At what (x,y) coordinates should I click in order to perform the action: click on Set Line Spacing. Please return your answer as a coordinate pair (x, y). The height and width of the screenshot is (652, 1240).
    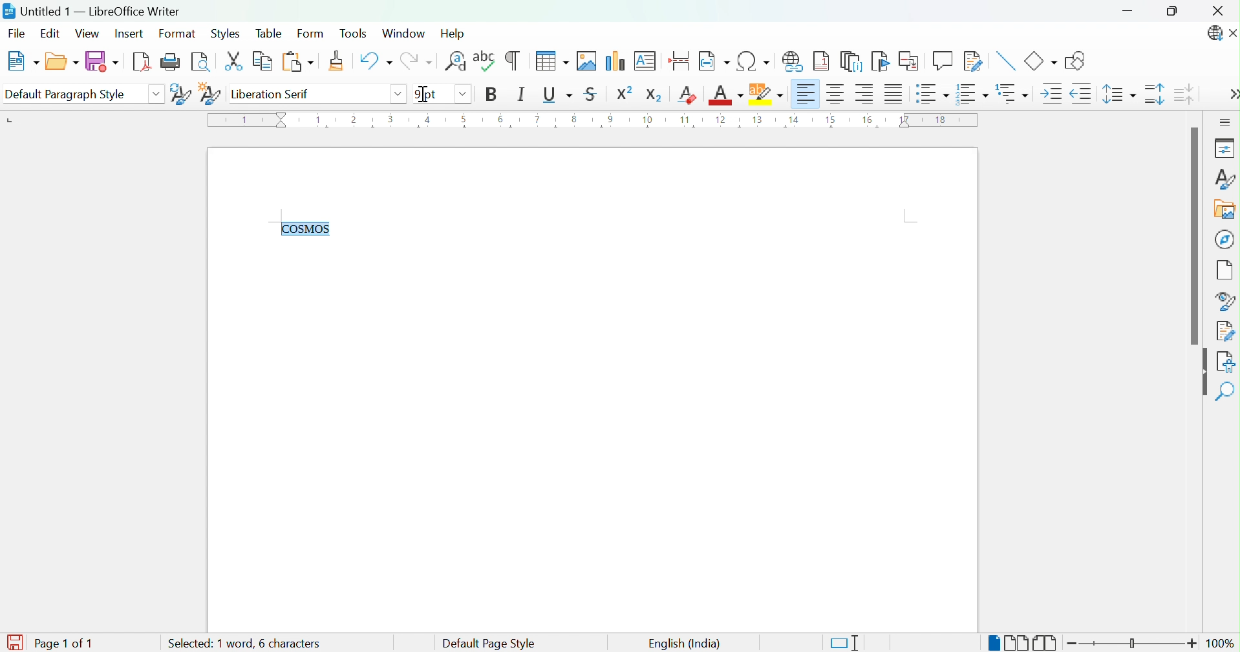
    Looking at the image, I should click on (1118, 96).